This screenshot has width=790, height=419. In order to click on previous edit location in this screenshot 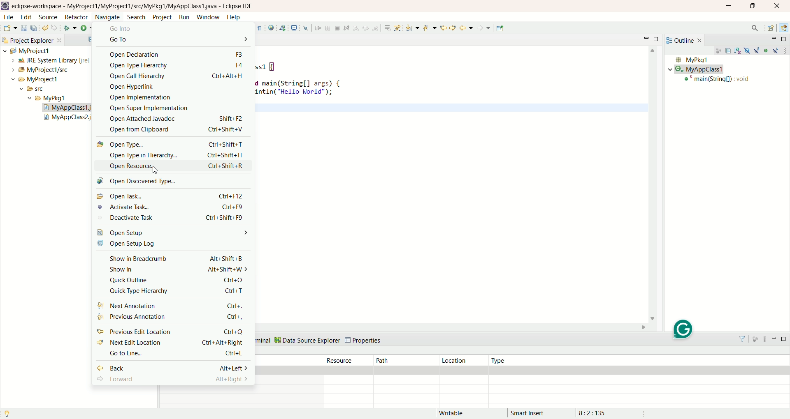, I will do `click(173, 332)`.